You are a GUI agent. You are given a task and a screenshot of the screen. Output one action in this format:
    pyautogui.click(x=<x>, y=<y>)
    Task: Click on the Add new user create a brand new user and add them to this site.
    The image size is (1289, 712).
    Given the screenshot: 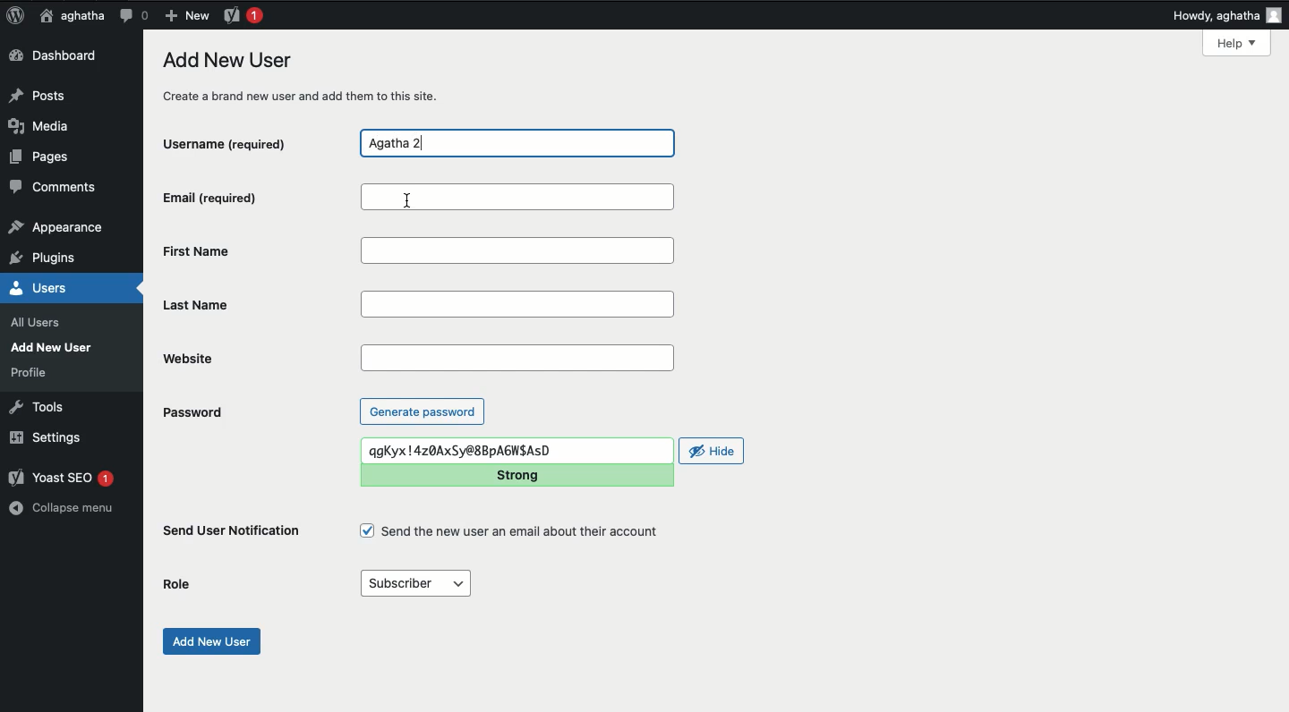 What is the action you would take?
    pyautogui.click(x=311, y=77)
    